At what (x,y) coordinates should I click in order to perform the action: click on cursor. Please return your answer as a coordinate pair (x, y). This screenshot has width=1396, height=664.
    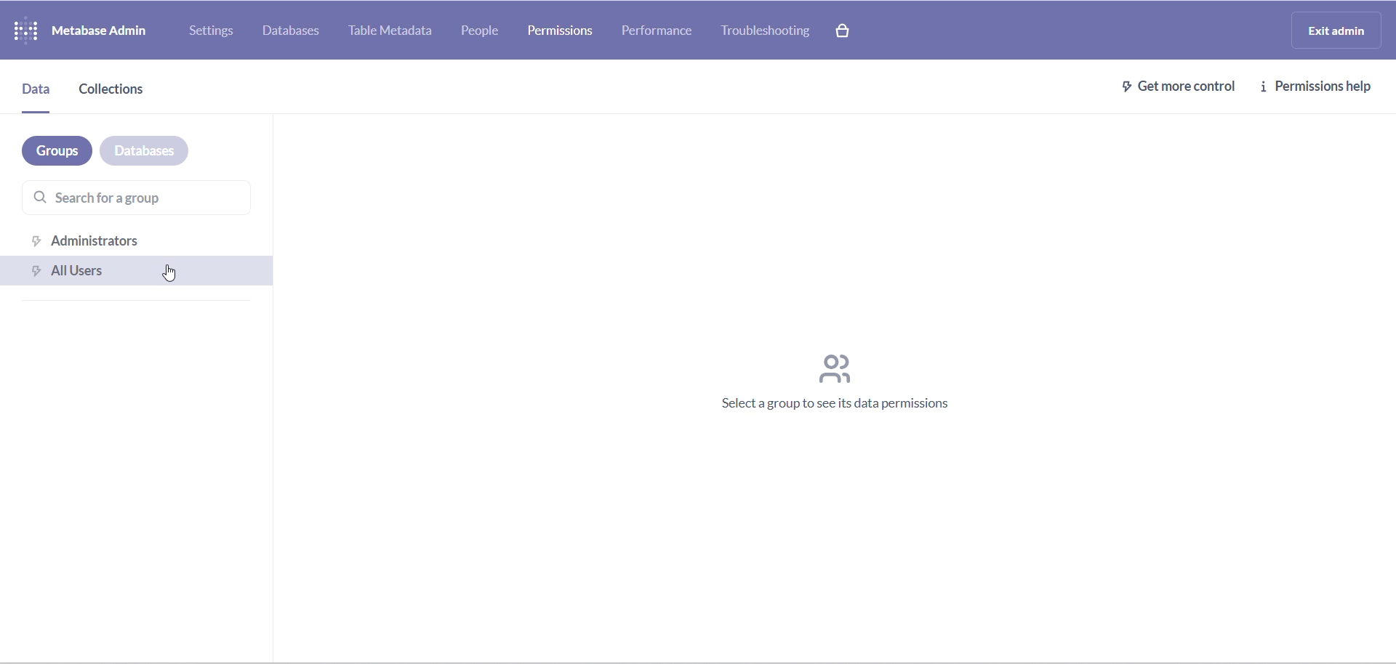
    Looking at the image, I should click on (171, 272).